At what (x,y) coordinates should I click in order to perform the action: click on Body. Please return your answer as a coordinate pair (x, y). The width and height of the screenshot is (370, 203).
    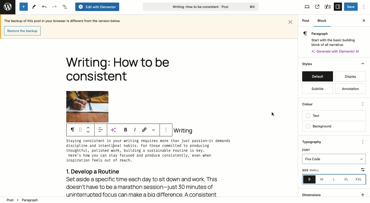
    Looking at the image, I should click on (154, 181).